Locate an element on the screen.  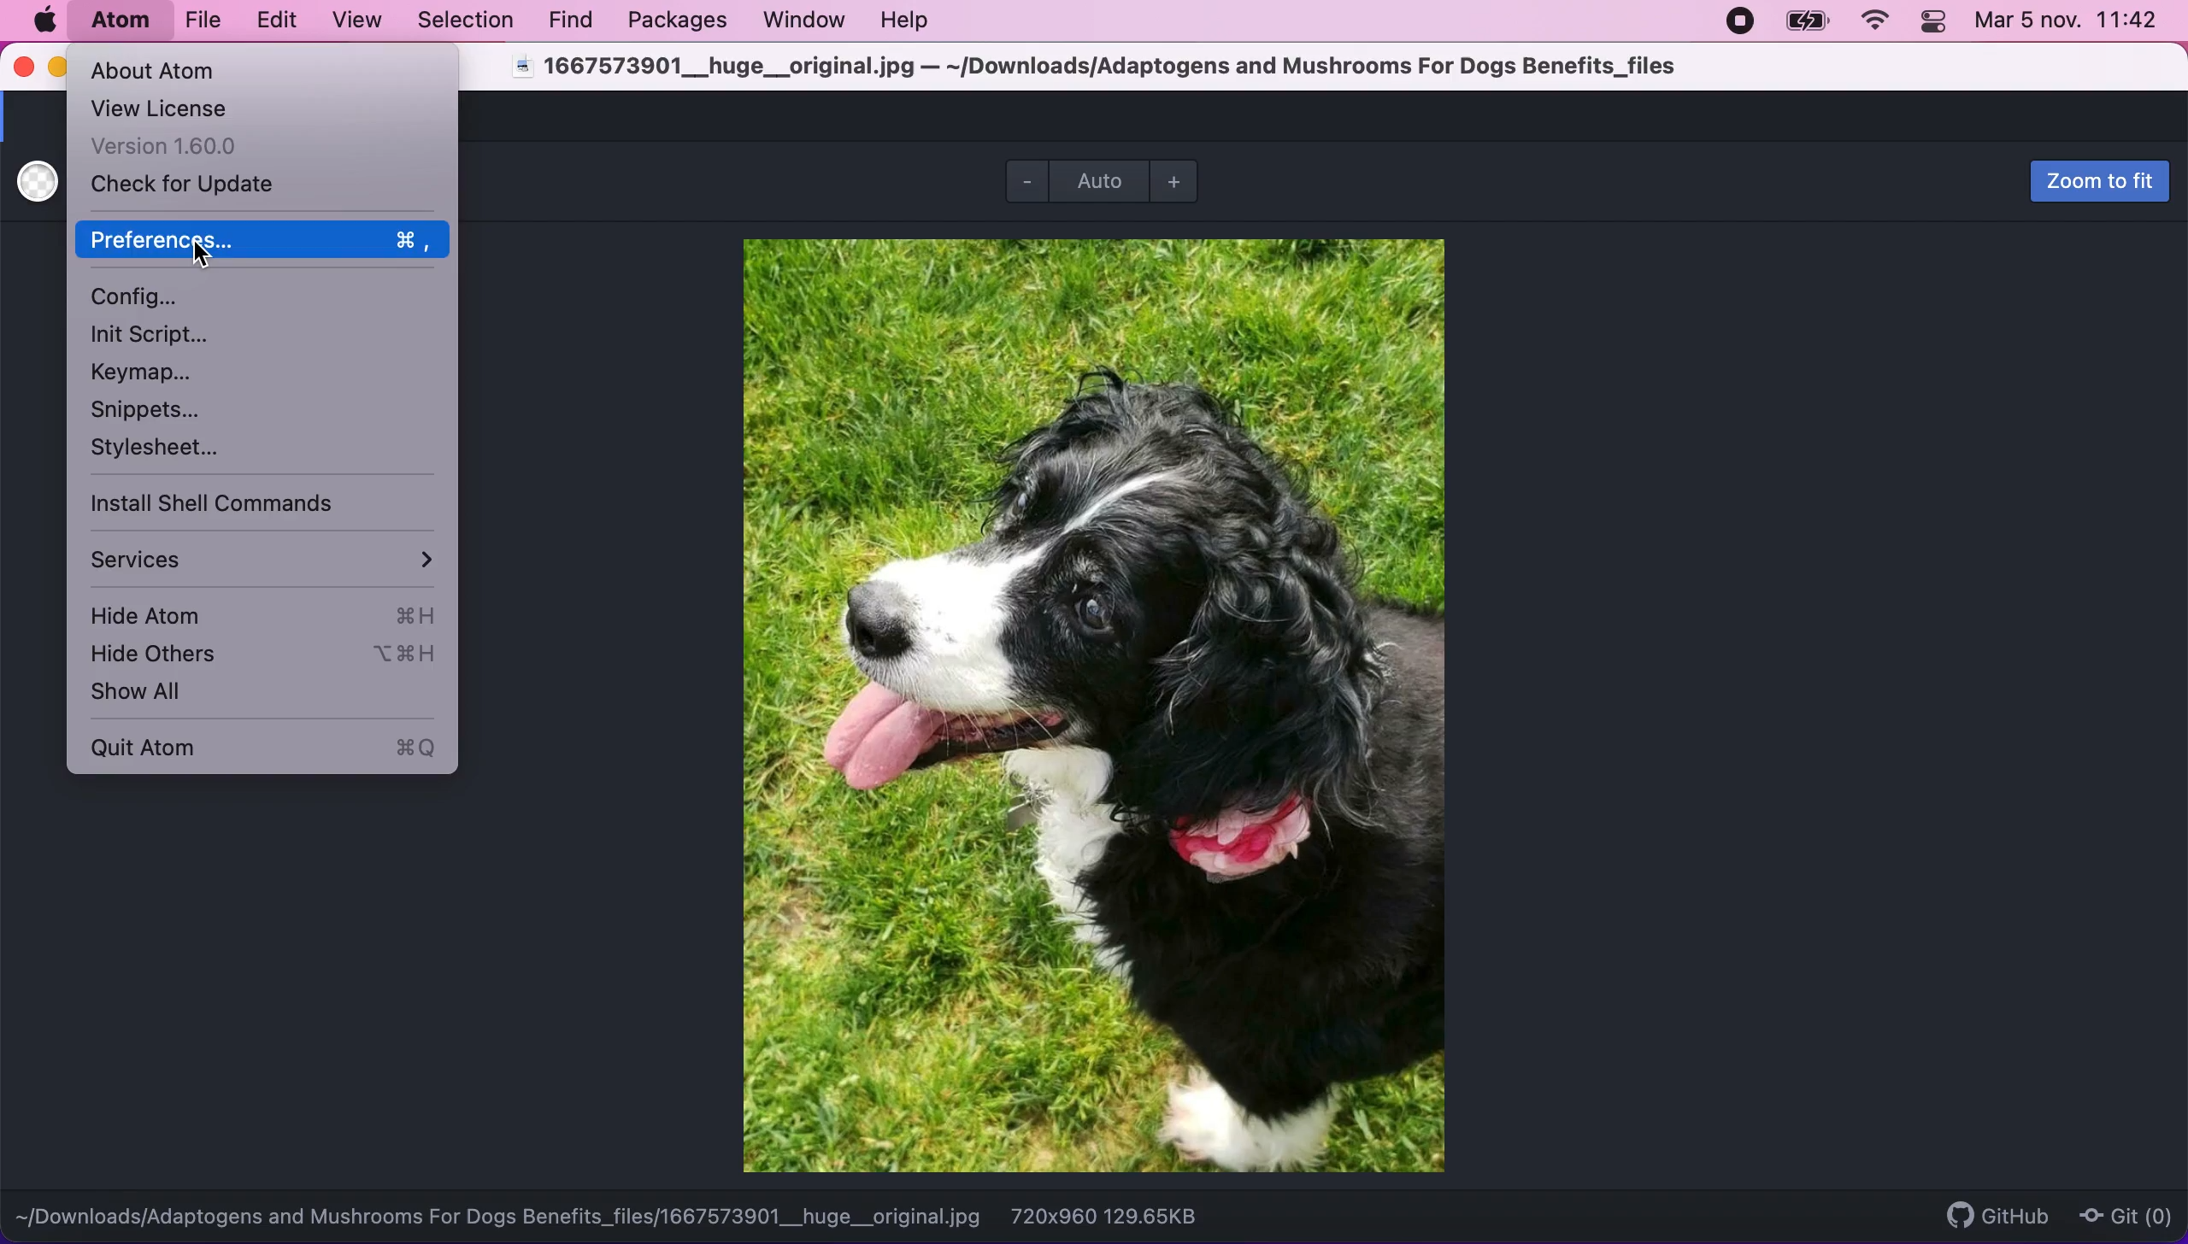
panel control is located at coordinates (1932, 23).